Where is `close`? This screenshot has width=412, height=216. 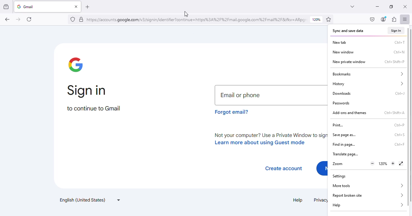 close is located at coordinates (405, 7).